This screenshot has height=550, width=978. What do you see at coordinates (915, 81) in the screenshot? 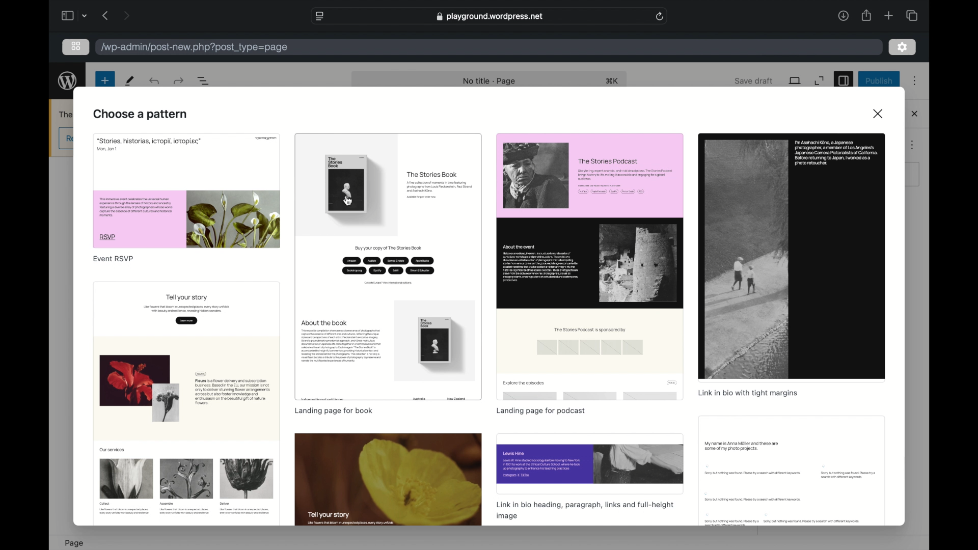
I see `more options` at bounding box center [915, 81].